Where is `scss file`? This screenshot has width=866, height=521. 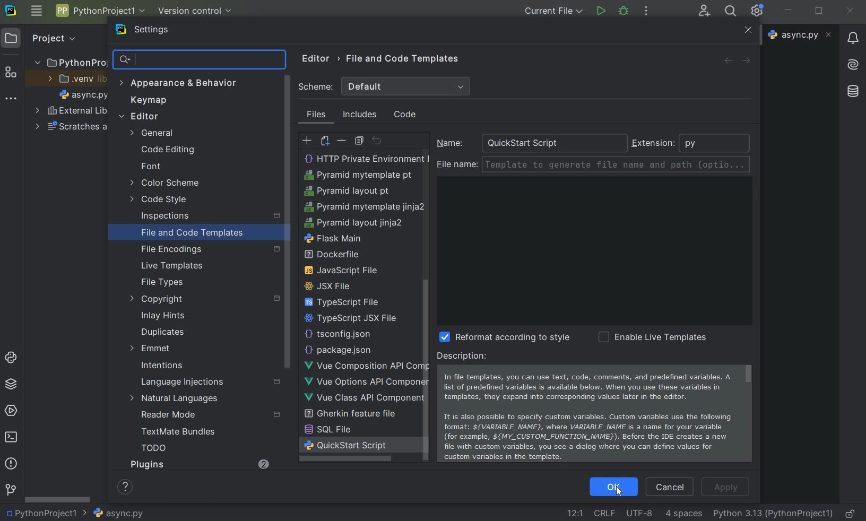
scss file is located at coordinates (339, 301).